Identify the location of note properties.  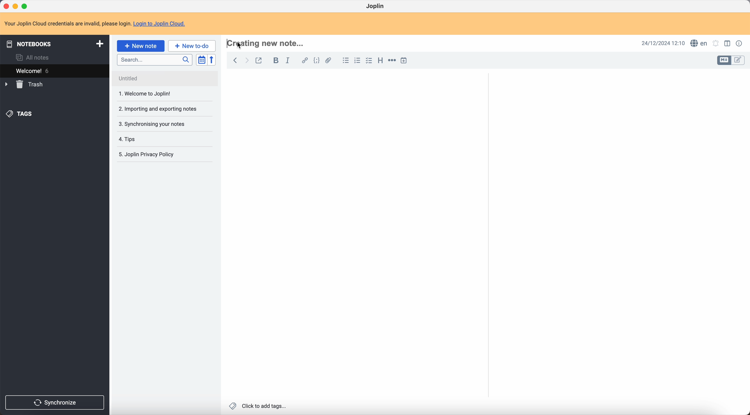
(740, 44).